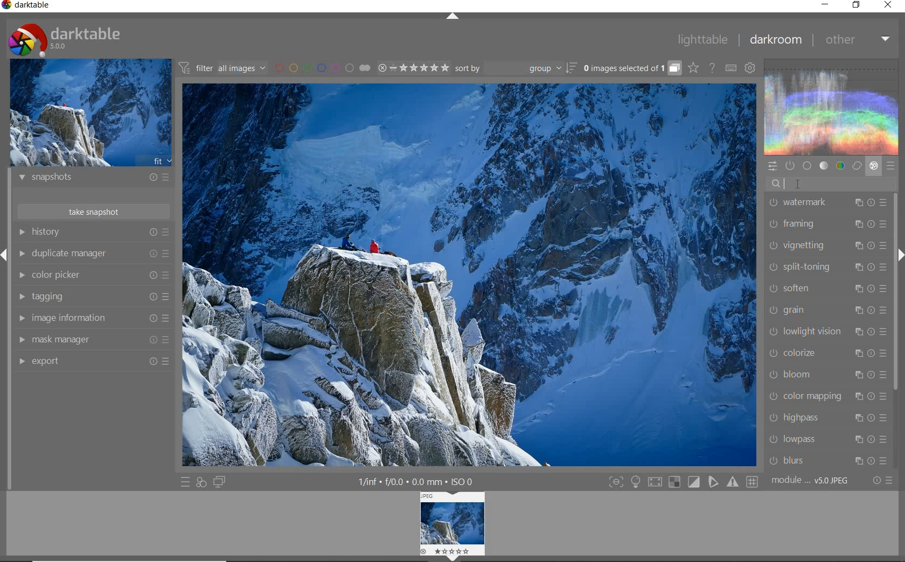 This screenshot has width=905, height=562. Describe the element at coordinates (632, 68) in the screenshot. I see `grouped images` at that location.